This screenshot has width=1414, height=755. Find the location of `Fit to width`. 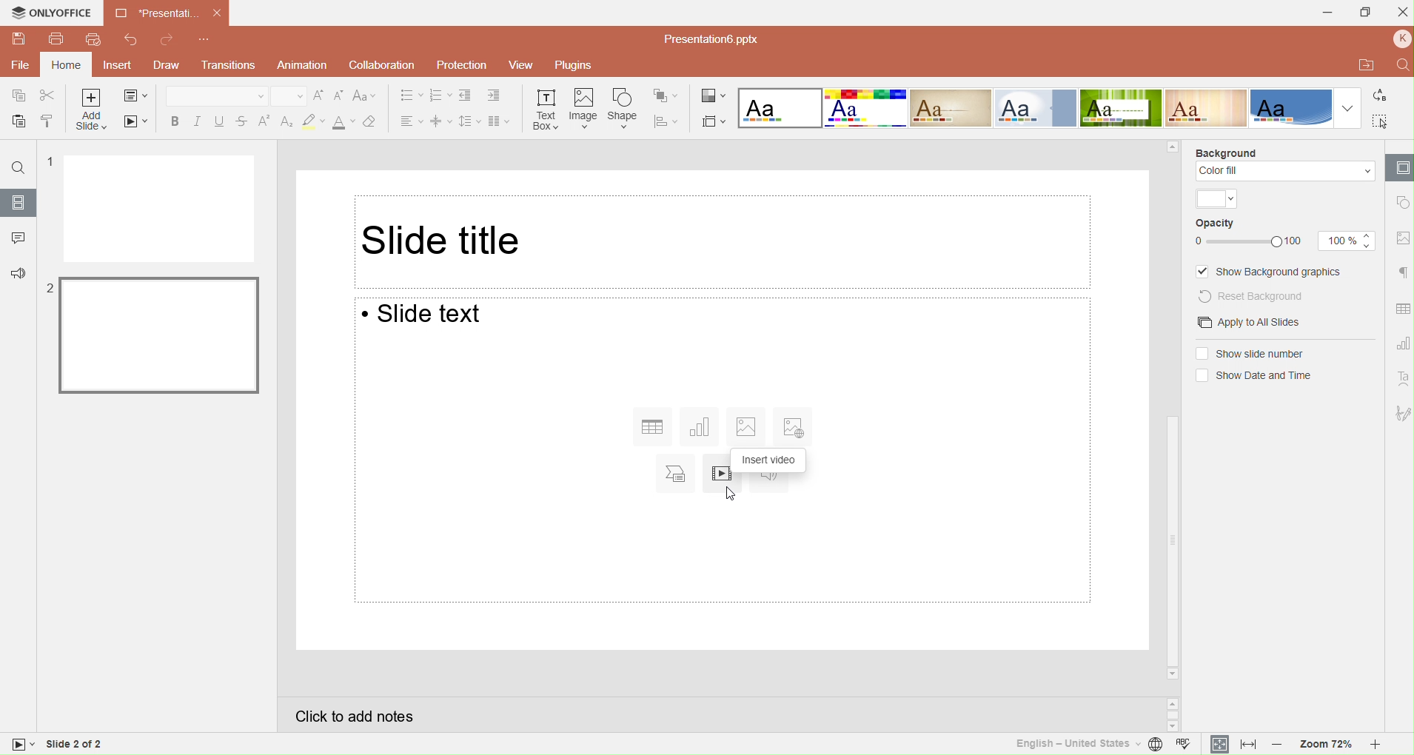

Fit to width is located at coordinates (1245, 744).